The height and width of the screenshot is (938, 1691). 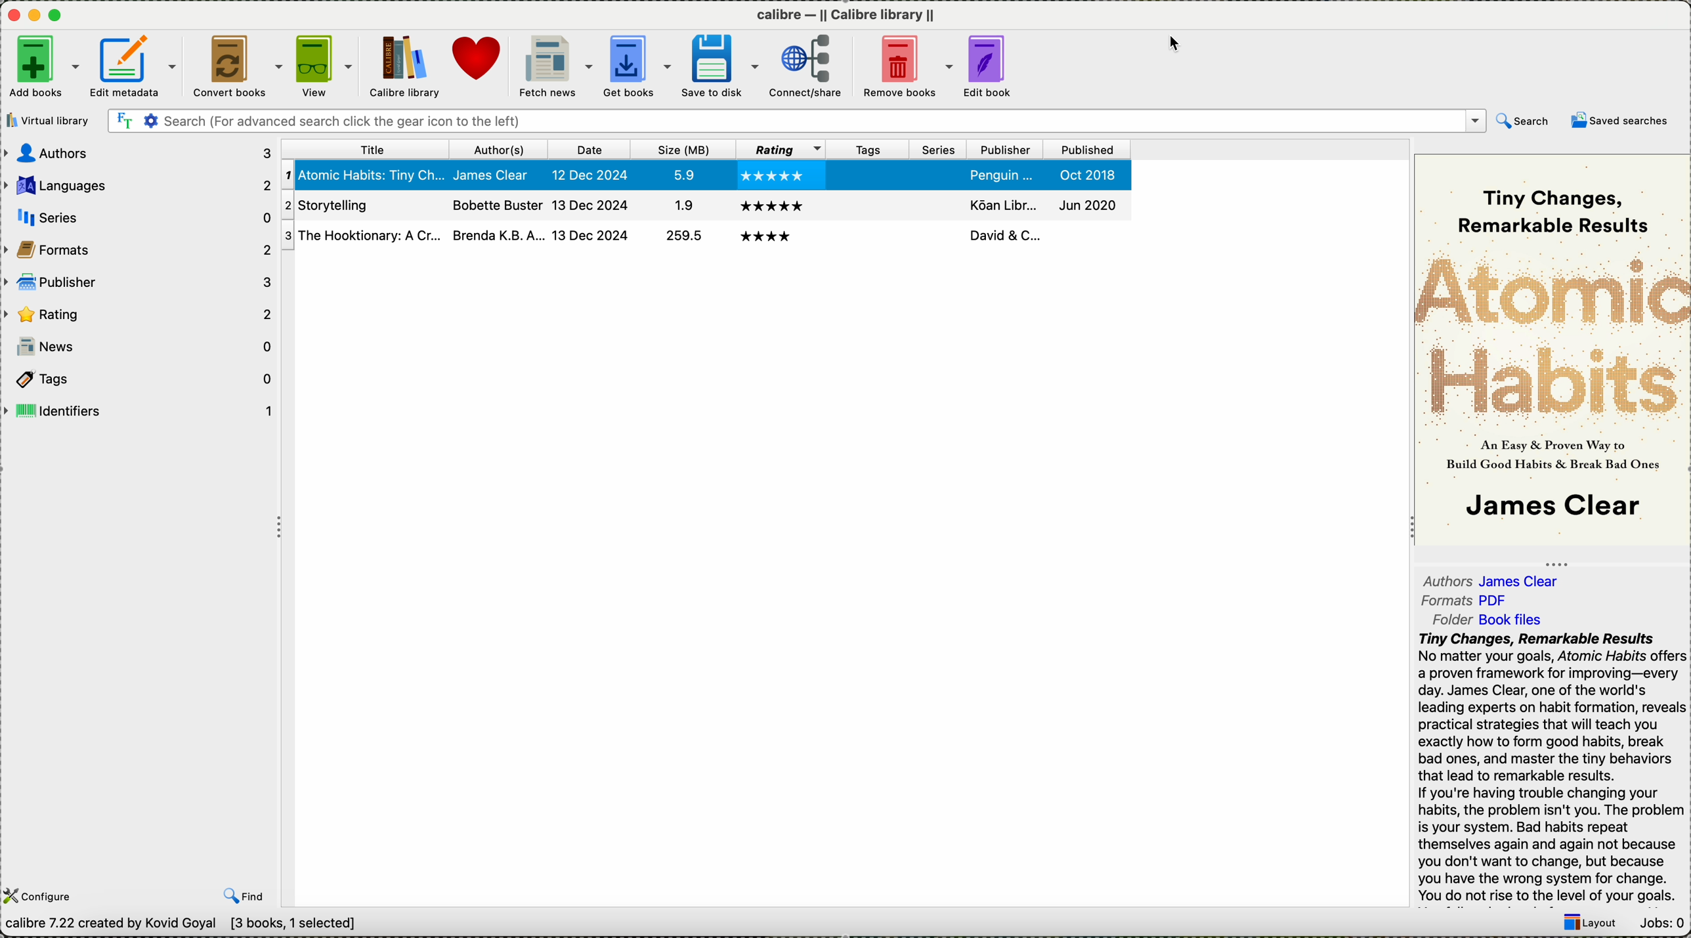 I want to click on series, so click(x=937, y=238).